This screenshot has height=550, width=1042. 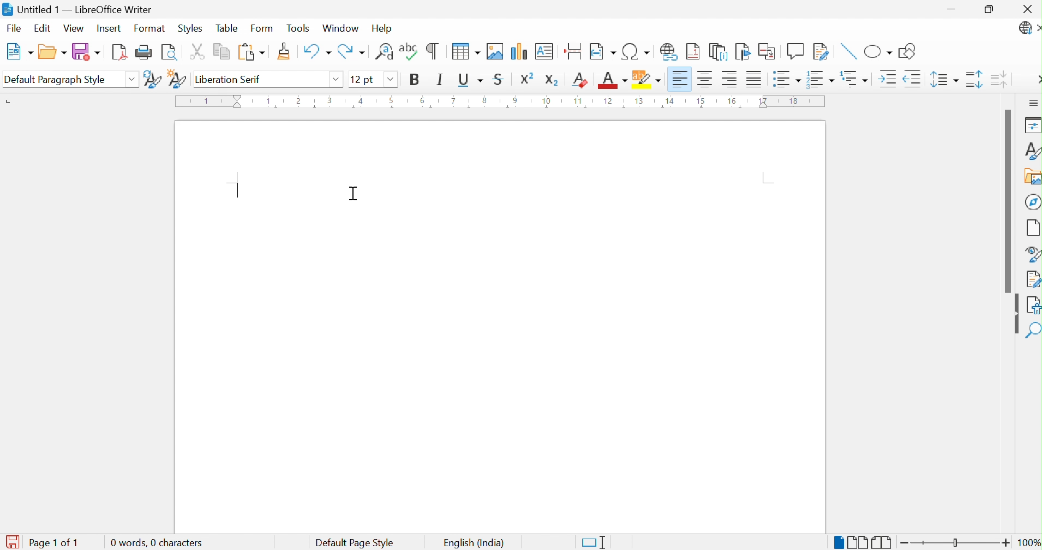 What do you see at coordinates (143, 52) in the screenshot?
I see `Print` at bounding box center [143, 52].